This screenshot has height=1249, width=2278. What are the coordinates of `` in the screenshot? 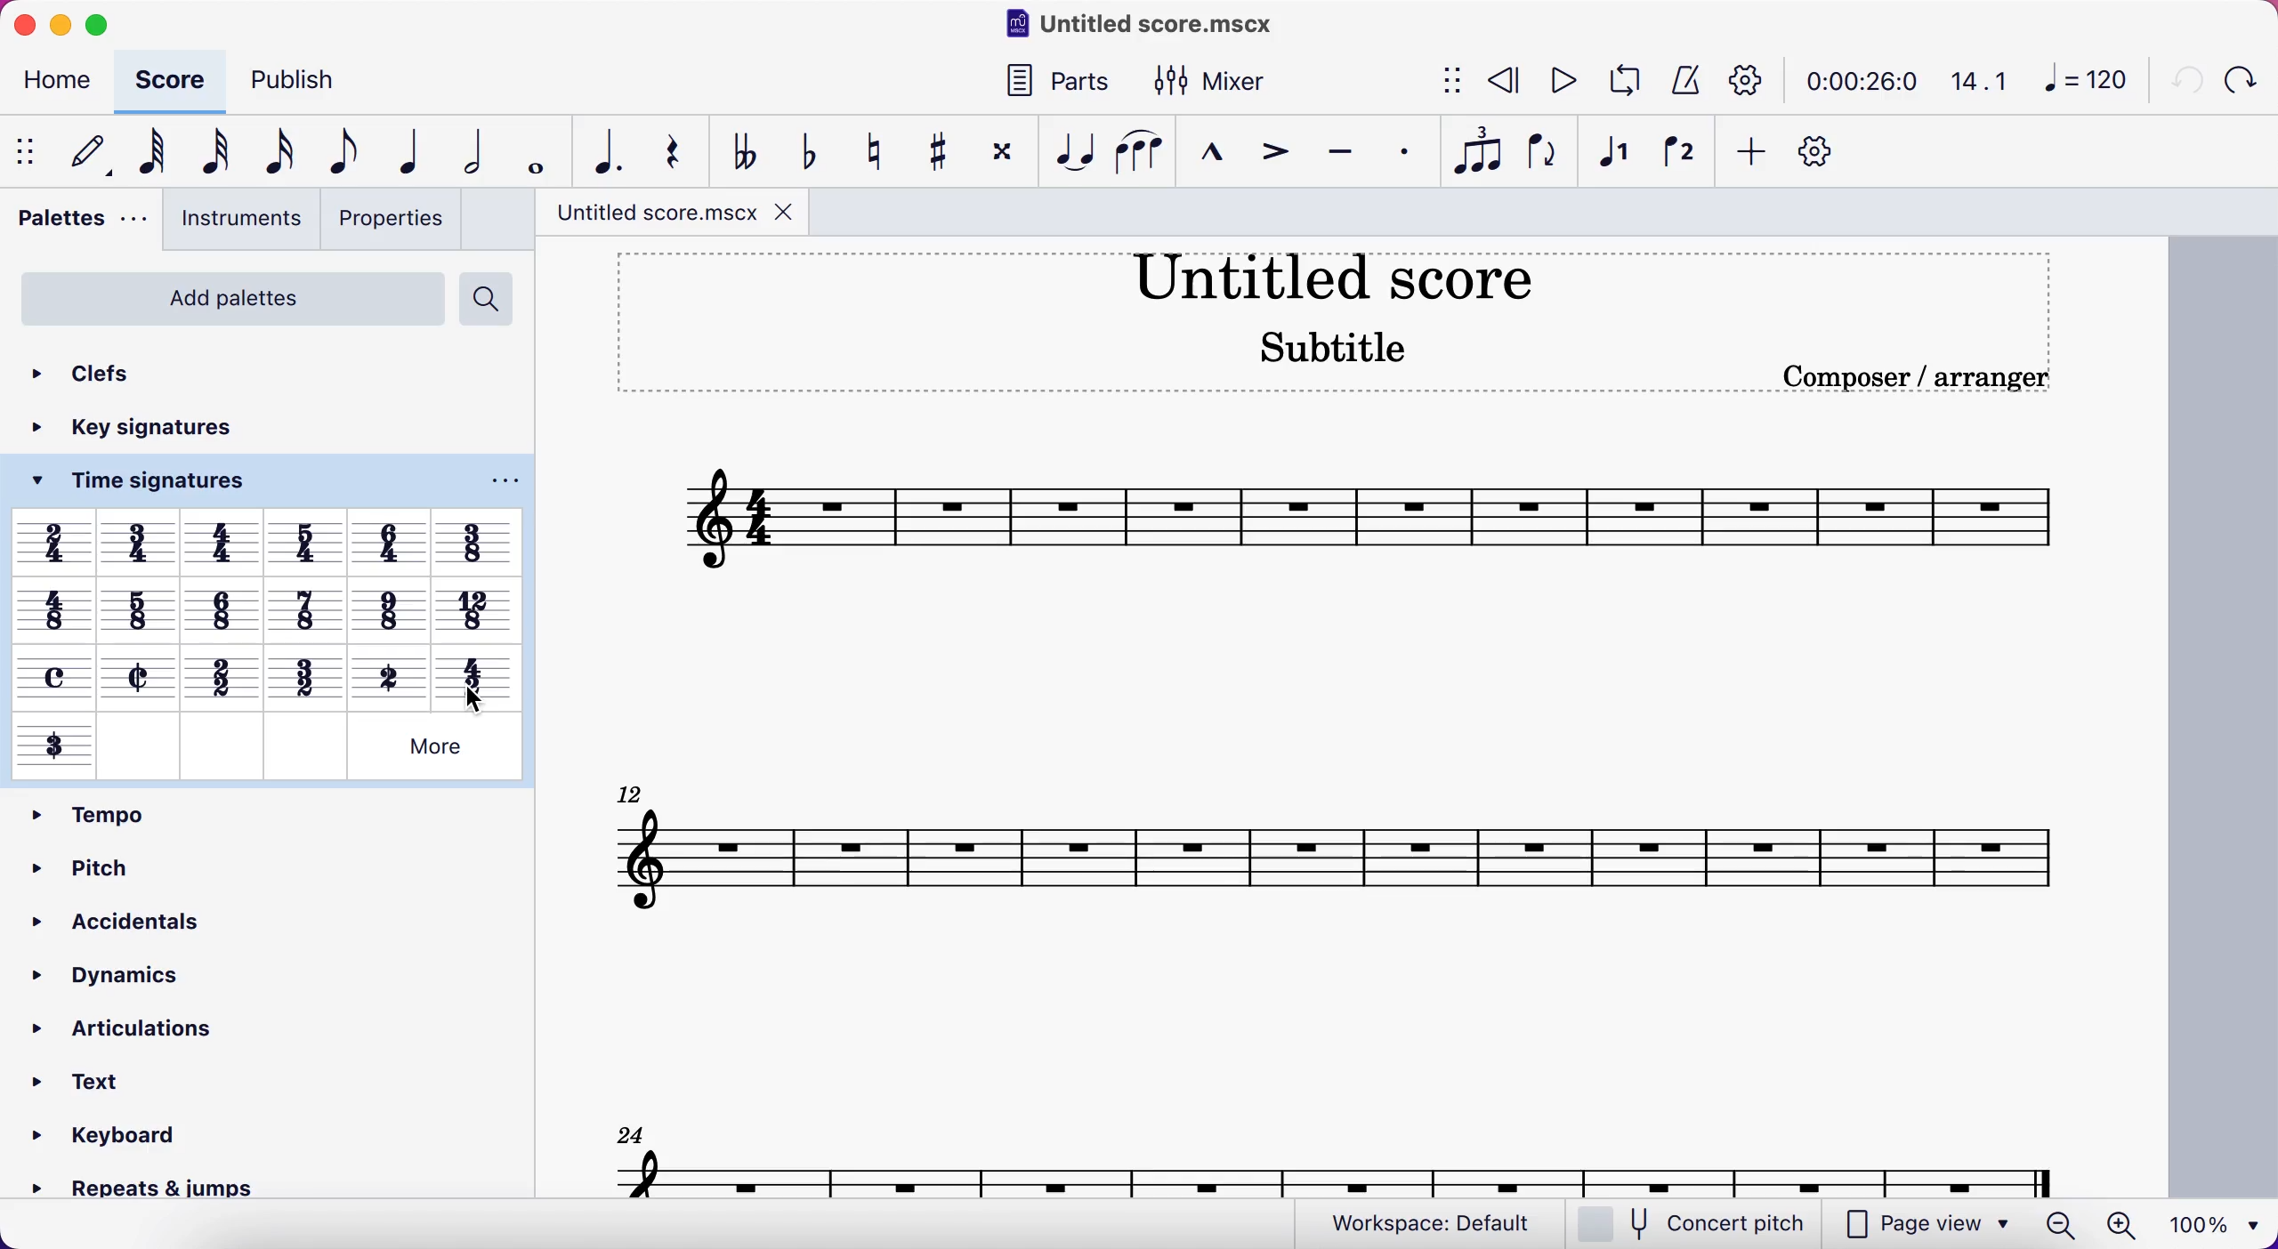 It's located at (54, 542).